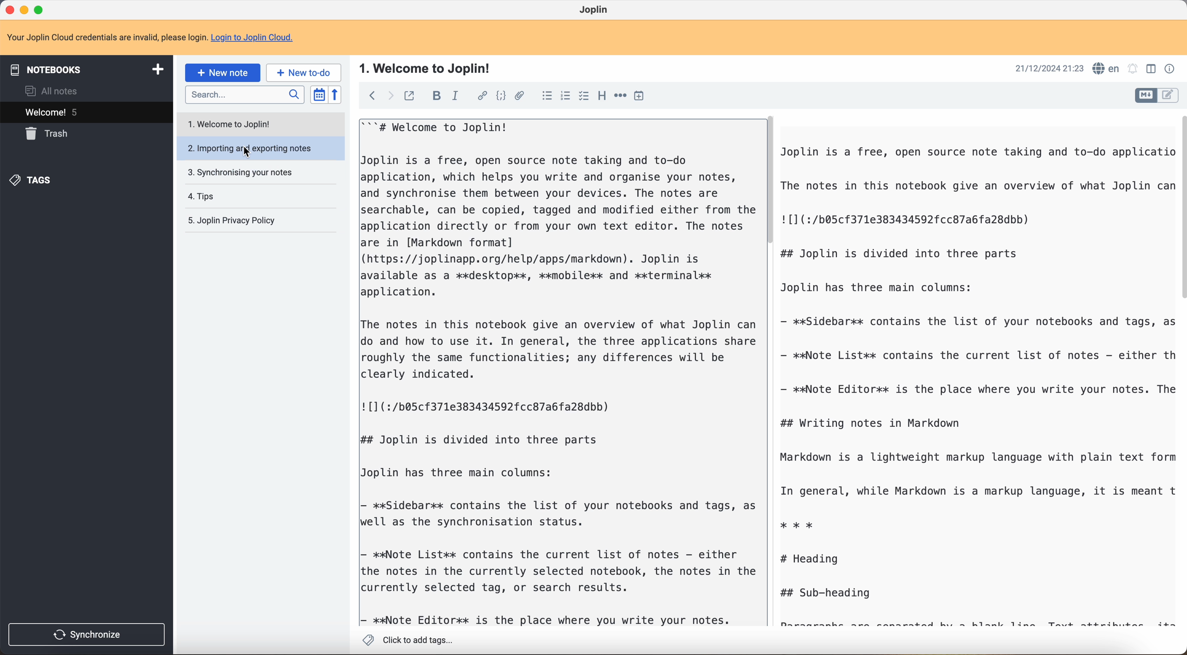 This screenshot has height=655, width=1187. I want to click on italic, so click(456, 96).